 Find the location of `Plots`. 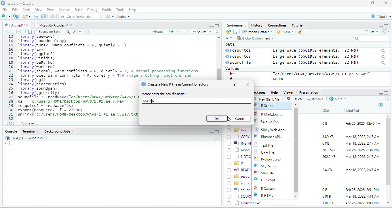

Plots is located at coordinates (51, 10).